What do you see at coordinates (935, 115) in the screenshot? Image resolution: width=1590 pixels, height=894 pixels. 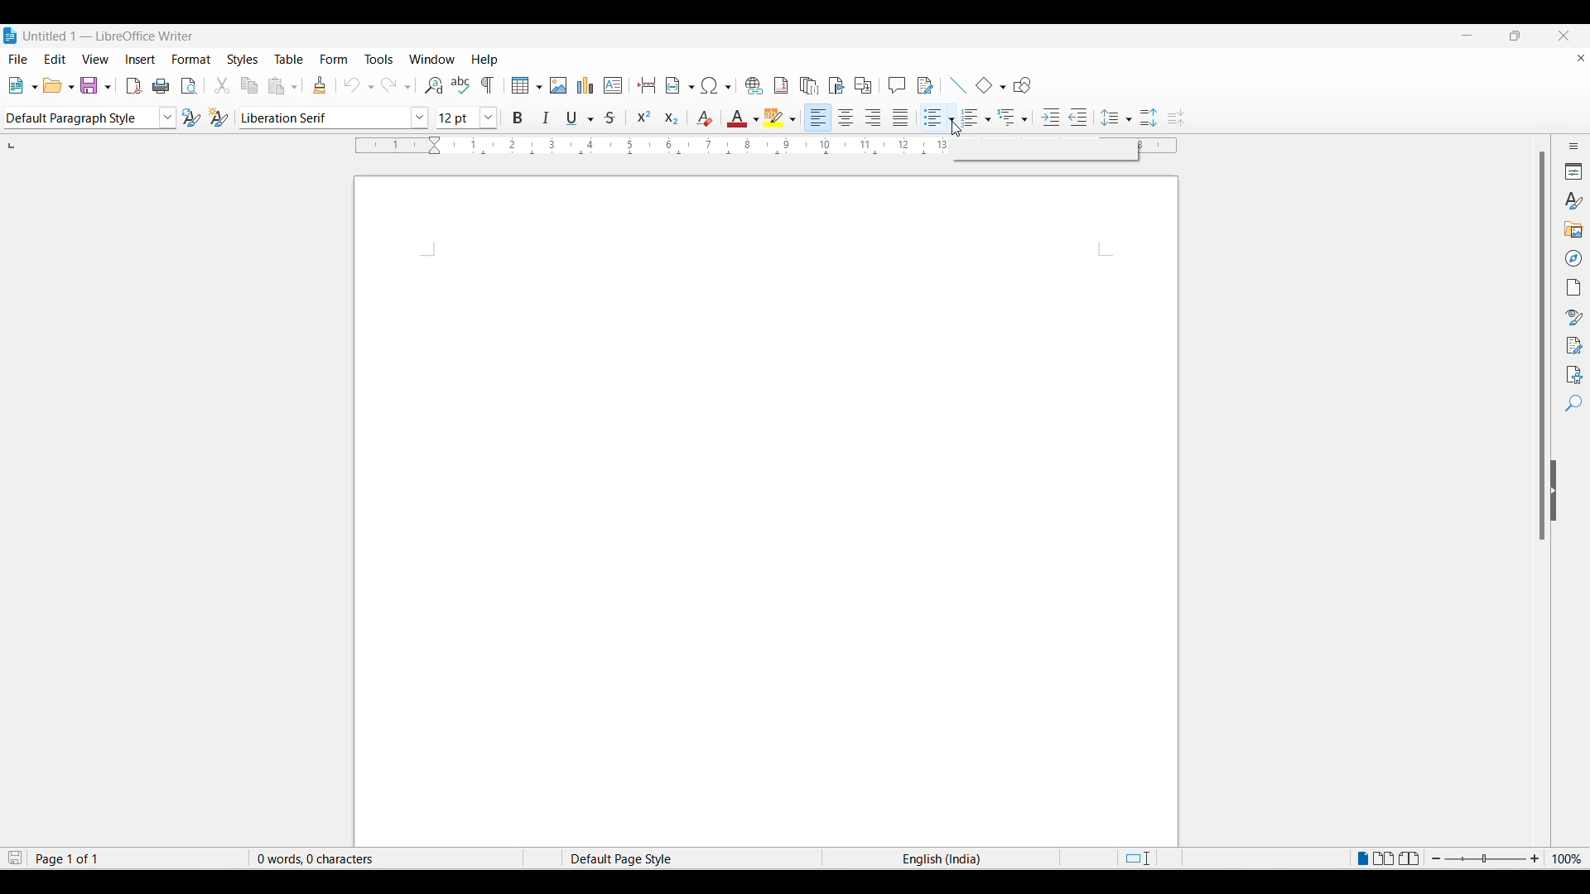 I see `Toggle unordered list` at bounding box center [935, 115].